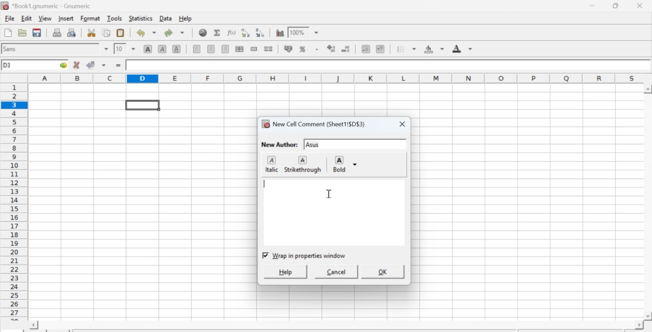 The height and width of the screenshot is (332, 652). Describe the element at coordinates (261, 34) in the screenshot. I see `Sort descending` at that location.